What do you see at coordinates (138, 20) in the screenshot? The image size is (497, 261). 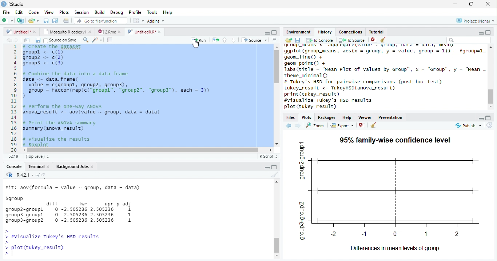 I see `Workspace pane` at bounding box center [138, 20].